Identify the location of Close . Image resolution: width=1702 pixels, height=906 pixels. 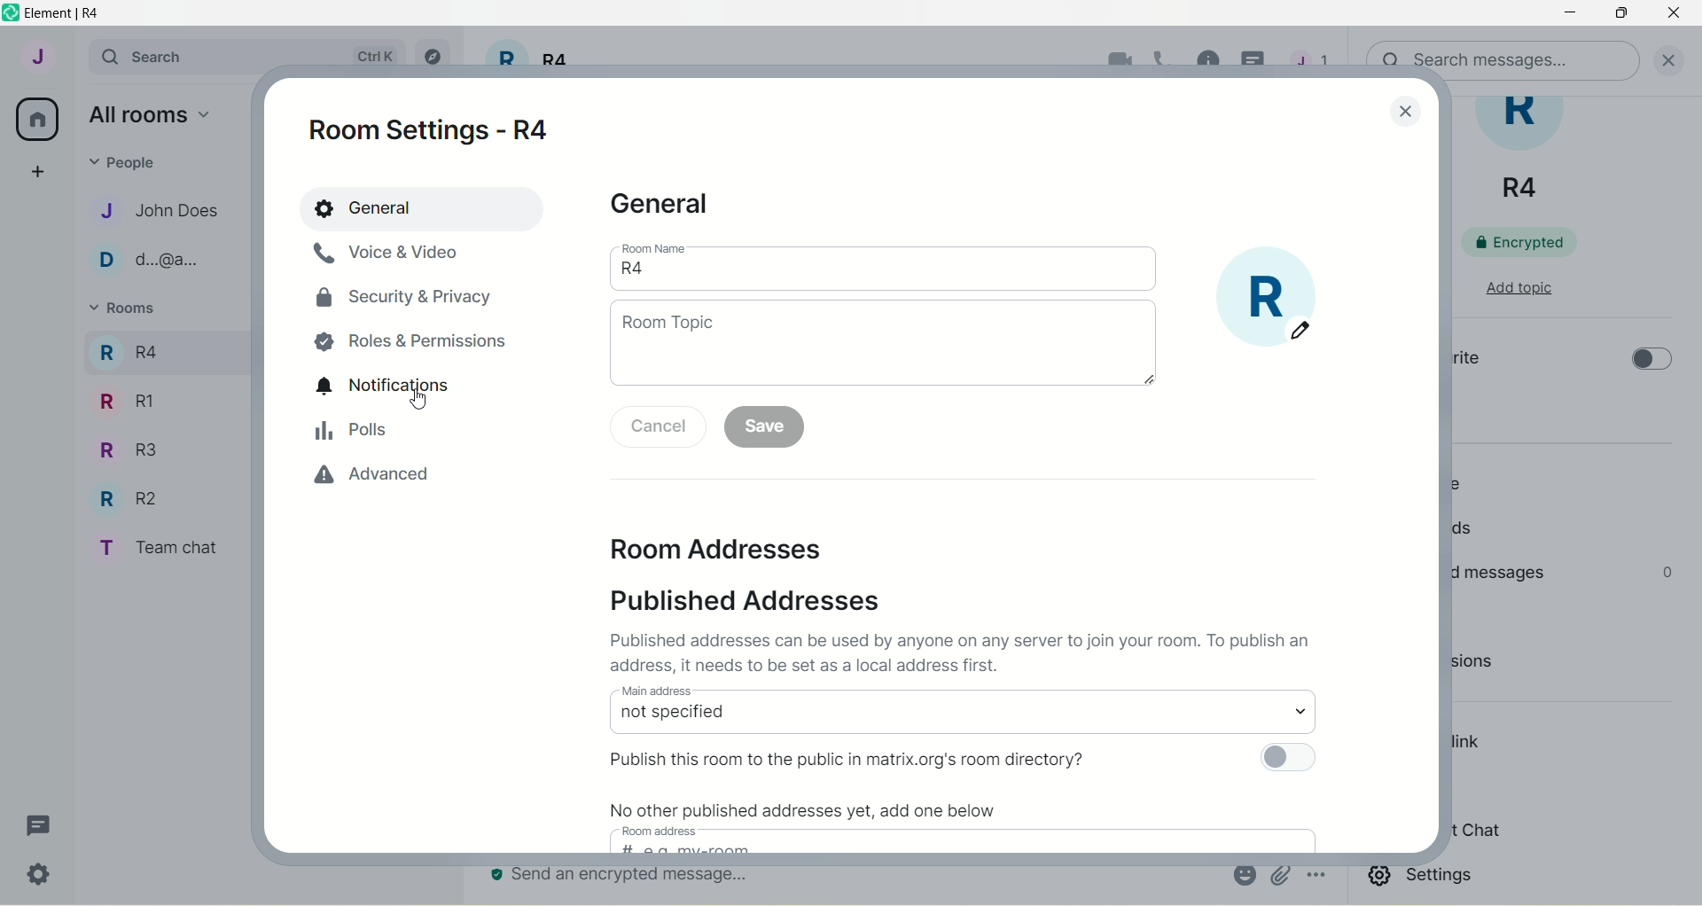
(1408, 112).